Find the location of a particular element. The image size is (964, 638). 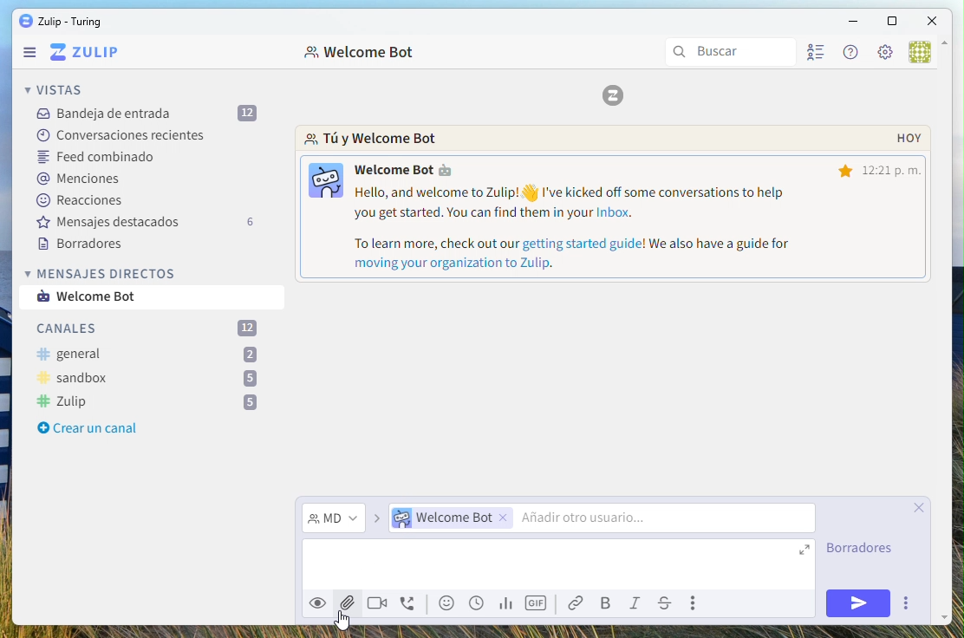

Sandbox is located at coordinates (148, 379).